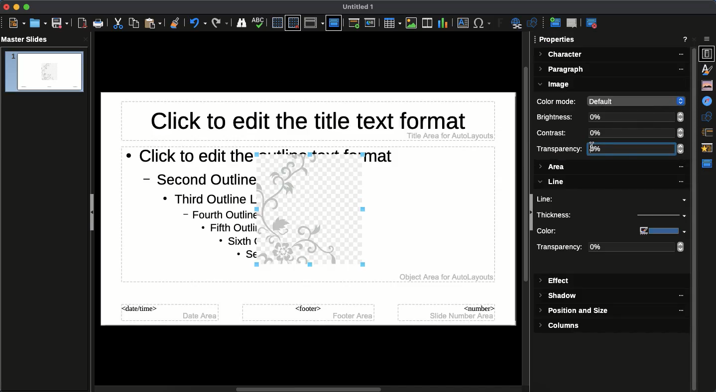  What do you see at coordinates (180, 212) in the screenshot?
I see `Master slide text` at bounding box center [180, 212].